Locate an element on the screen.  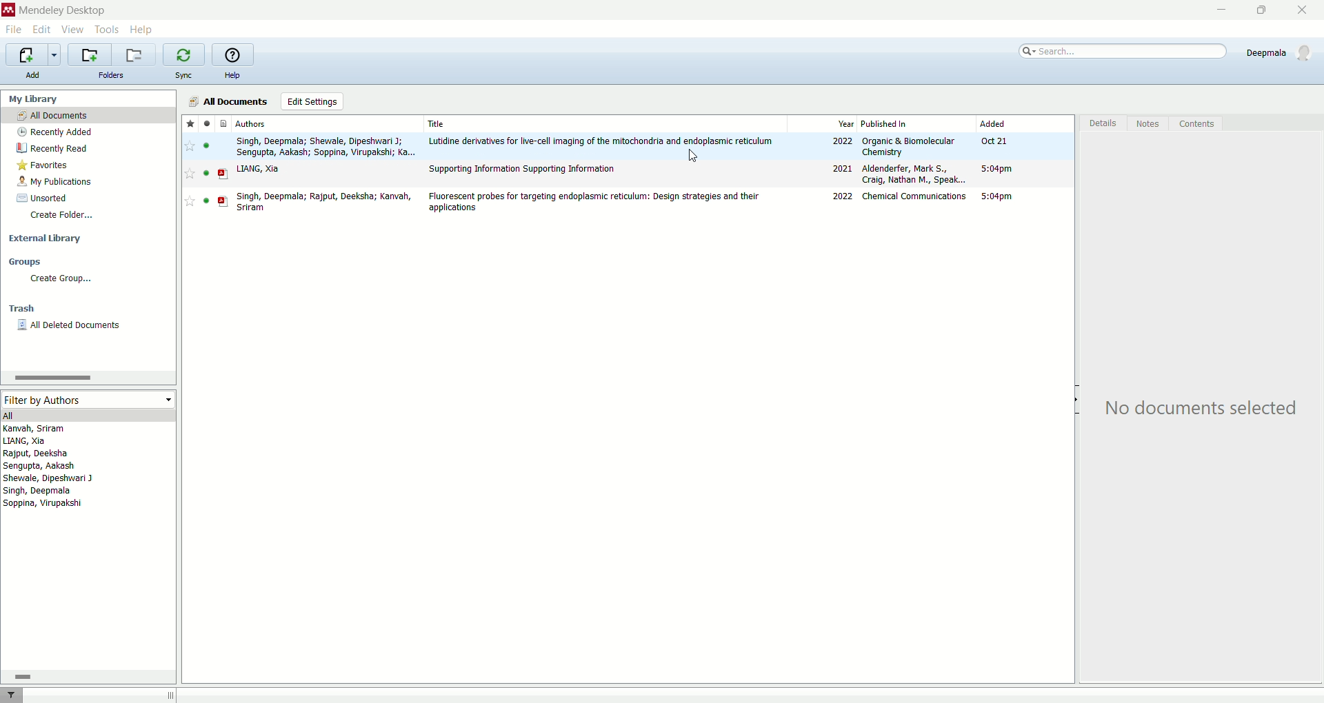
authors is located at coordinates (251, 123).